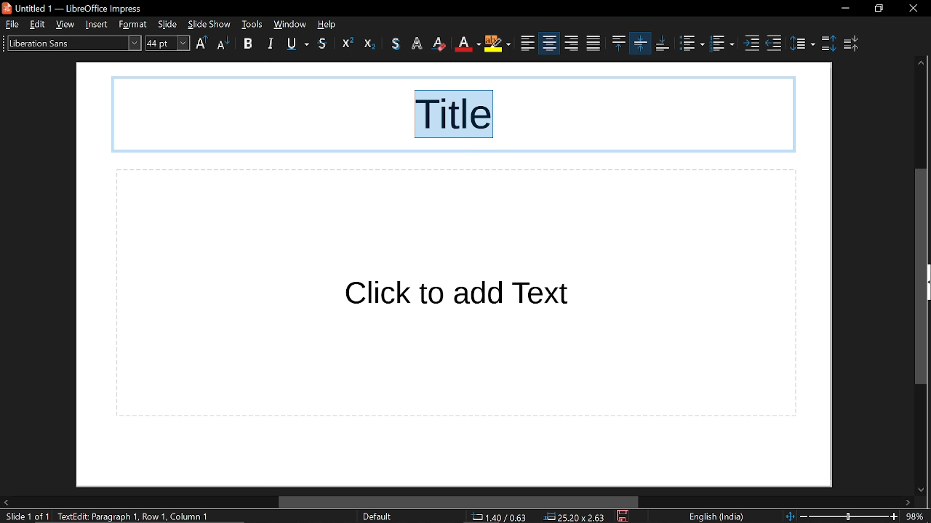 This screenshot has height=523, width=931. Describe the element at coordinates (691, 44) in the screenshot. I see `toggle unordered list` at that location.